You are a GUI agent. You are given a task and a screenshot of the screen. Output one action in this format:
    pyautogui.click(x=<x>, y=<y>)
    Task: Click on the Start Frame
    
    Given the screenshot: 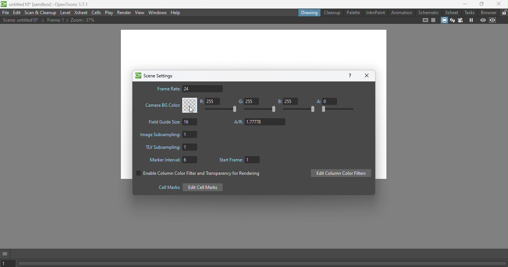 What is the action you would take?
    pyautogui.click(x=241, y=160)
    